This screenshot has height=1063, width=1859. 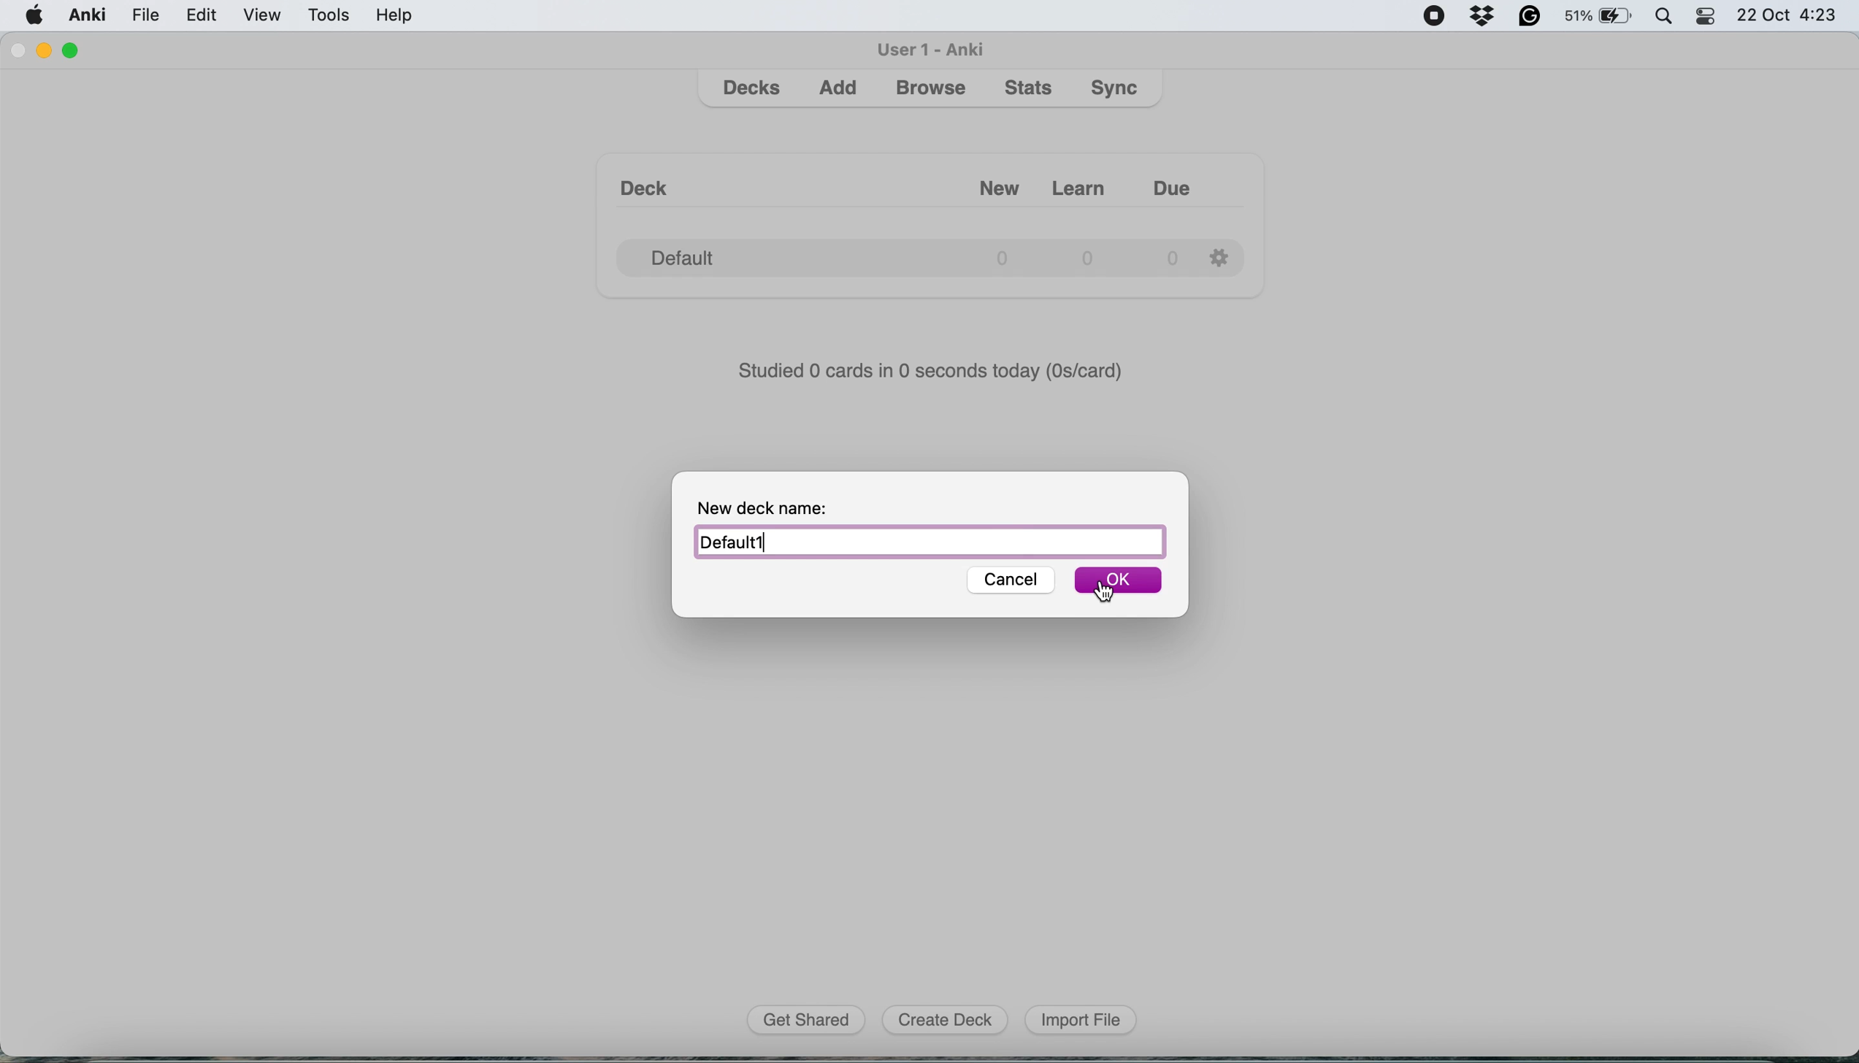 What do you see at coordinates (842, 91) in the screenshot?
I see `add` at bounding box center [842, 91].